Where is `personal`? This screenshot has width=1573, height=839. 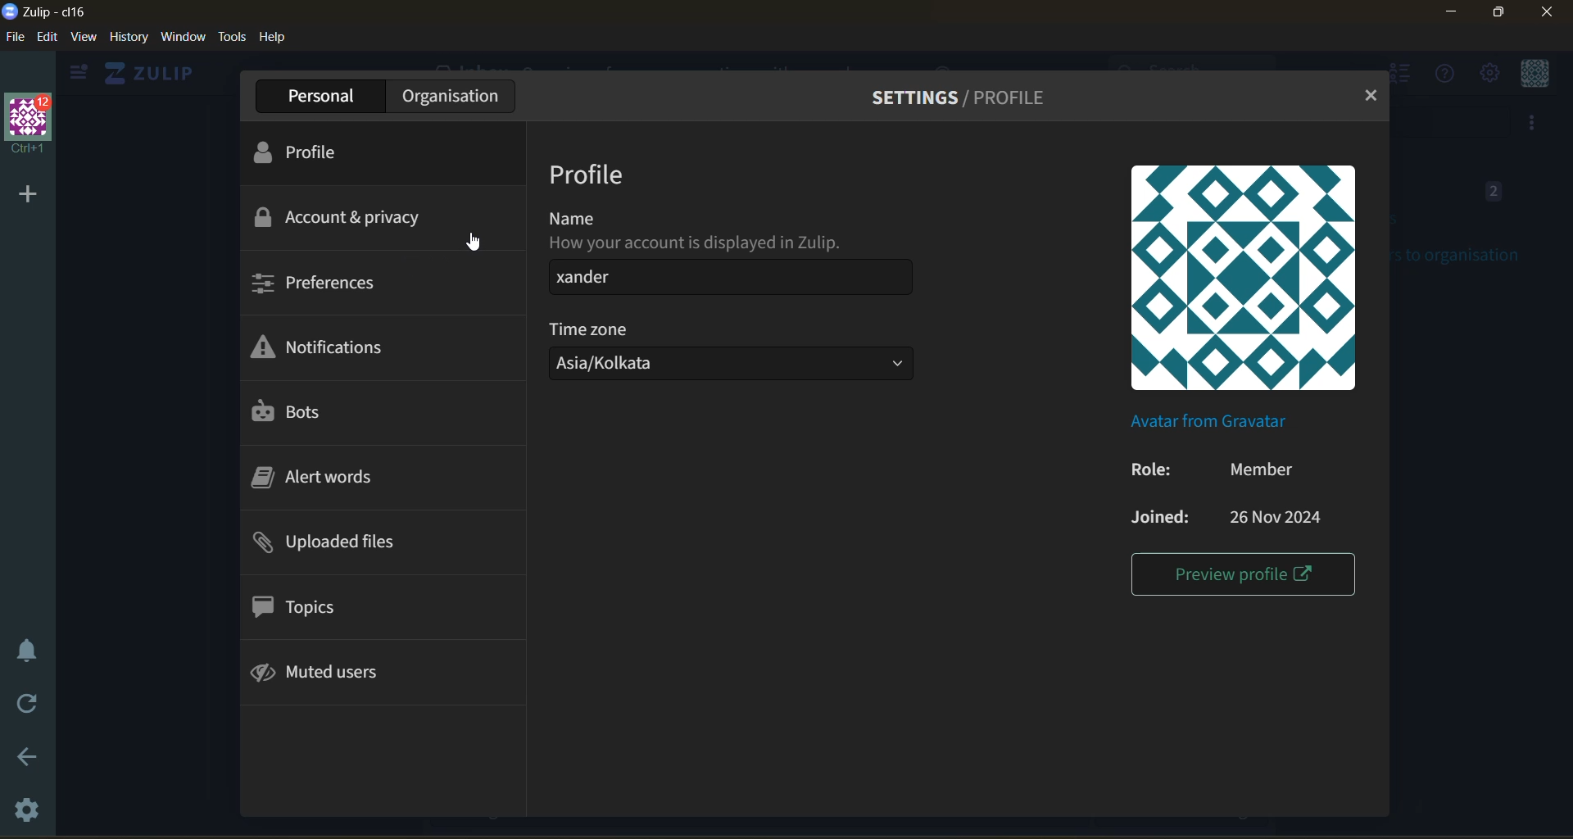
personal is located at coordinates (322, 97).